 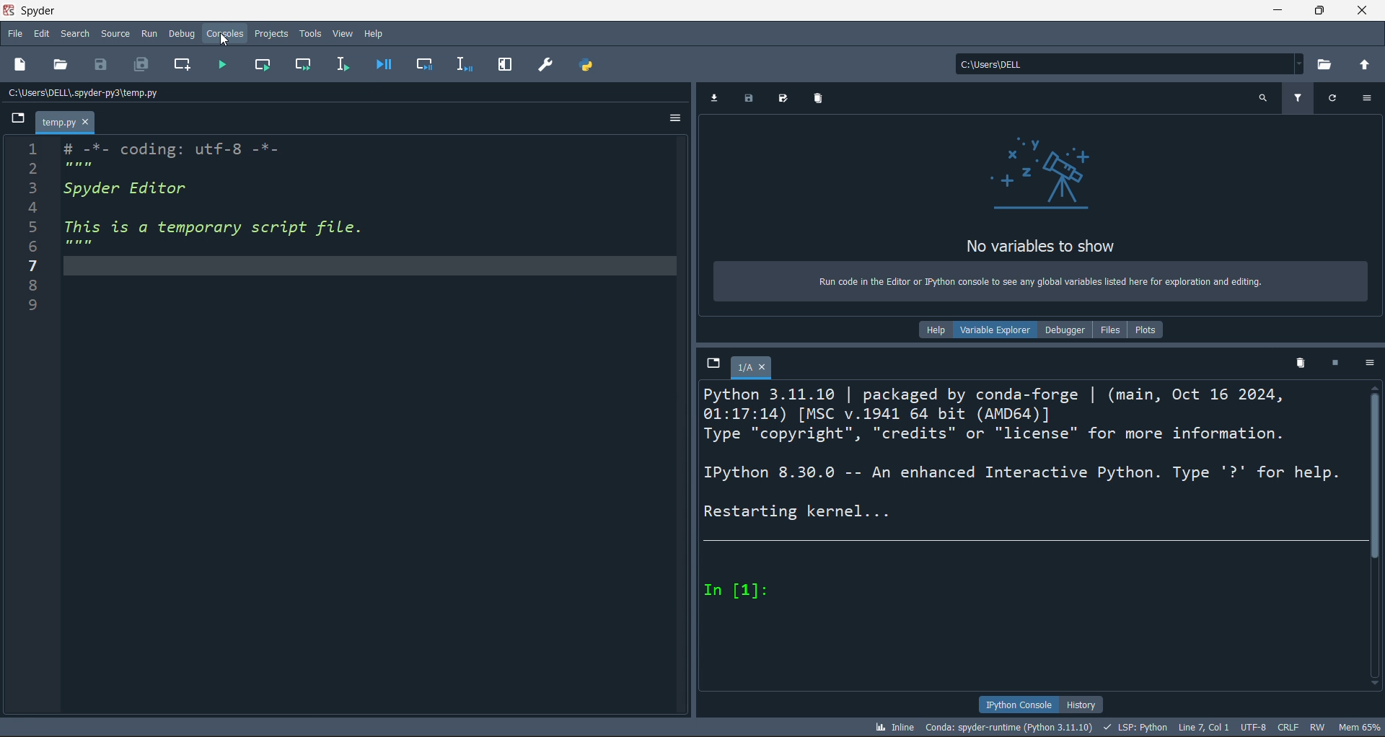 What do you see at coordinates (14, 120) in the screenshot?
I see `browse tabs` at bounding box center [14, 120].